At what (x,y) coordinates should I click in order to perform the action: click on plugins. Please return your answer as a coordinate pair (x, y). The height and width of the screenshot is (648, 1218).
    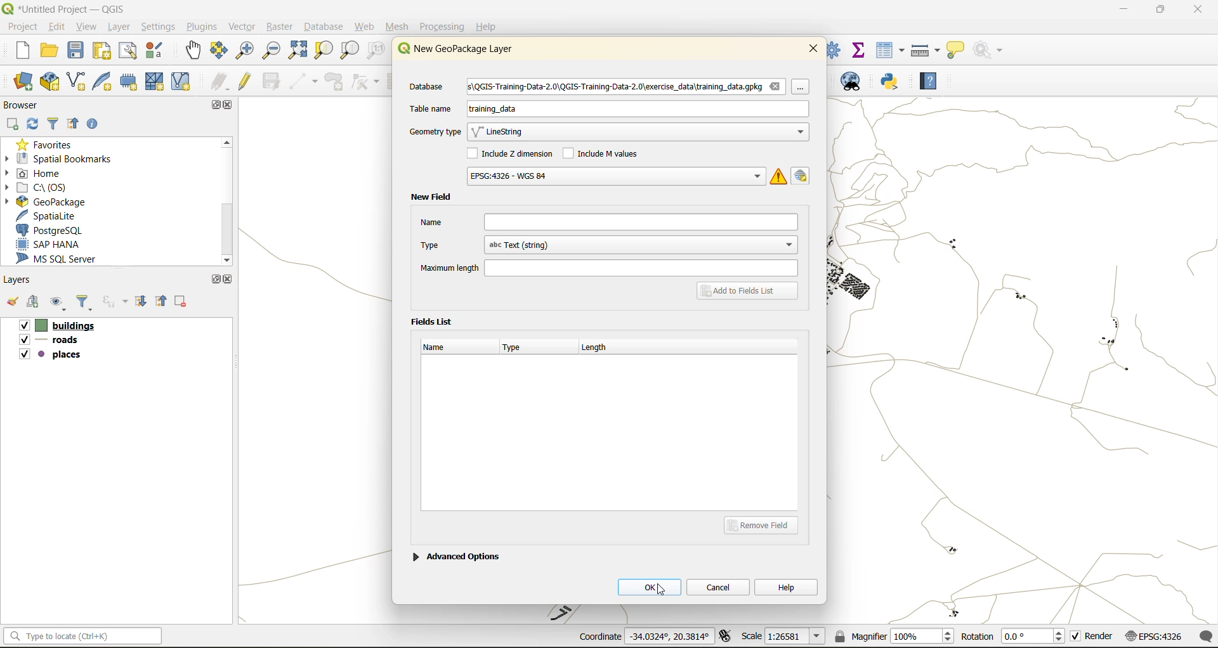
    Looking at the image, I should click on (201, 27).